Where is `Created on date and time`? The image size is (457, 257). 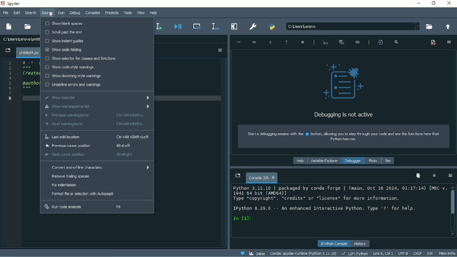
Created on date and time is located at coordinates (28, 74).